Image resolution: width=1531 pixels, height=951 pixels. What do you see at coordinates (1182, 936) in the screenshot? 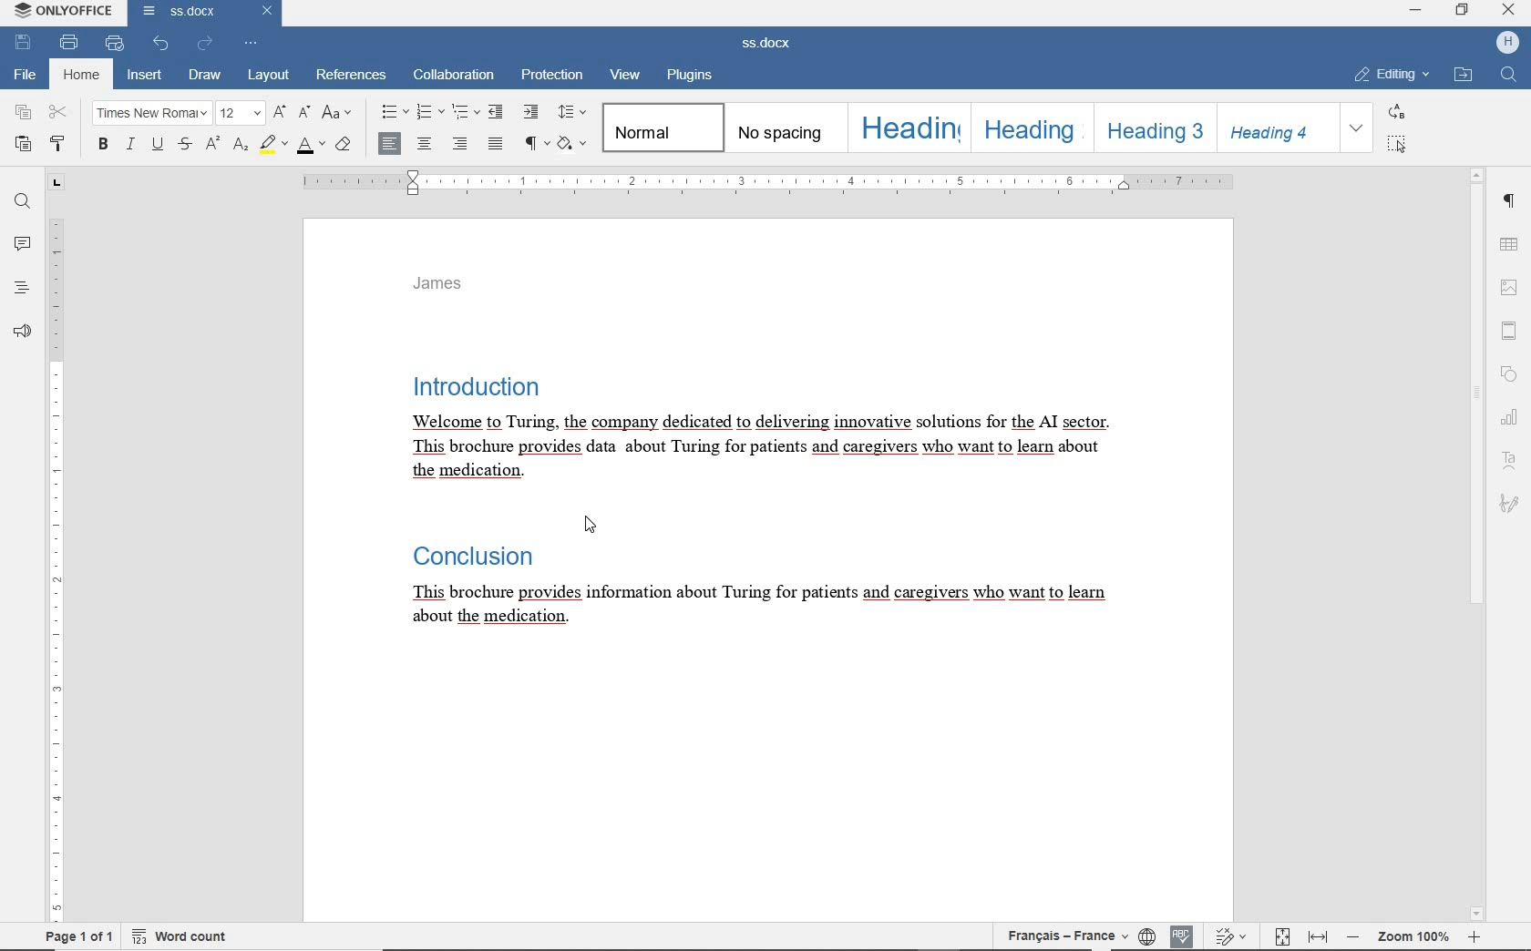
I see `SPELL CHECKING` at bounding box center [1182, 936].